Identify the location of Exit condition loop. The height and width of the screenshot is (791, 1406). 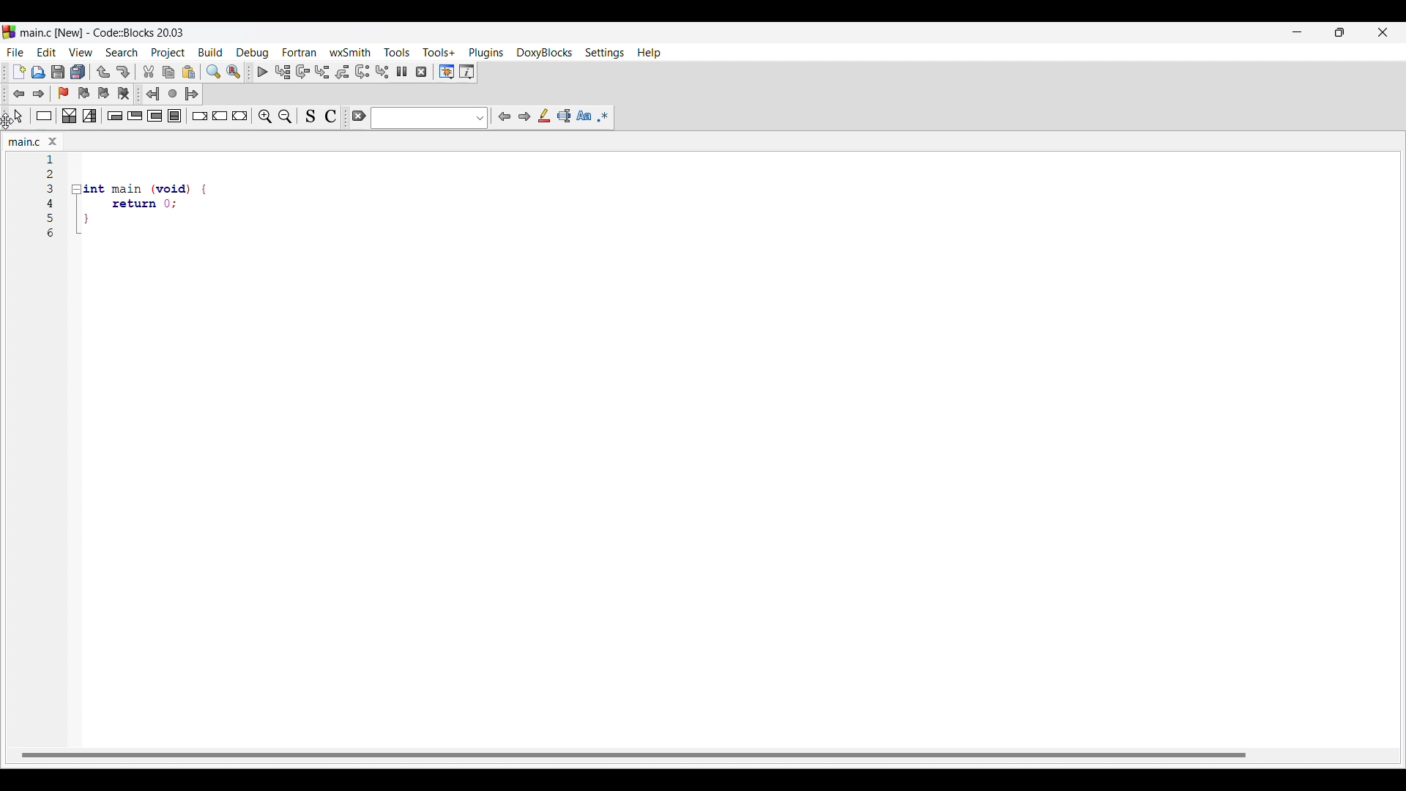
(135, 116).